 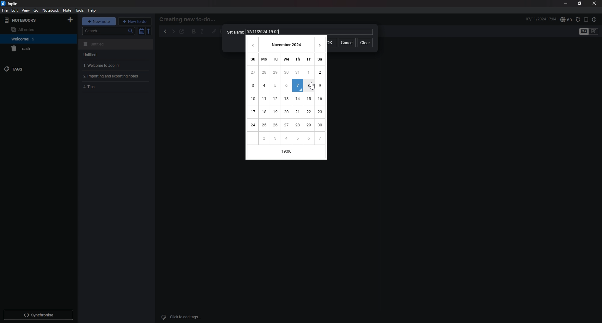 What do you see at coordinates (594, 3) in the screenshot?
I see `close` at bounding box center [594, 3].